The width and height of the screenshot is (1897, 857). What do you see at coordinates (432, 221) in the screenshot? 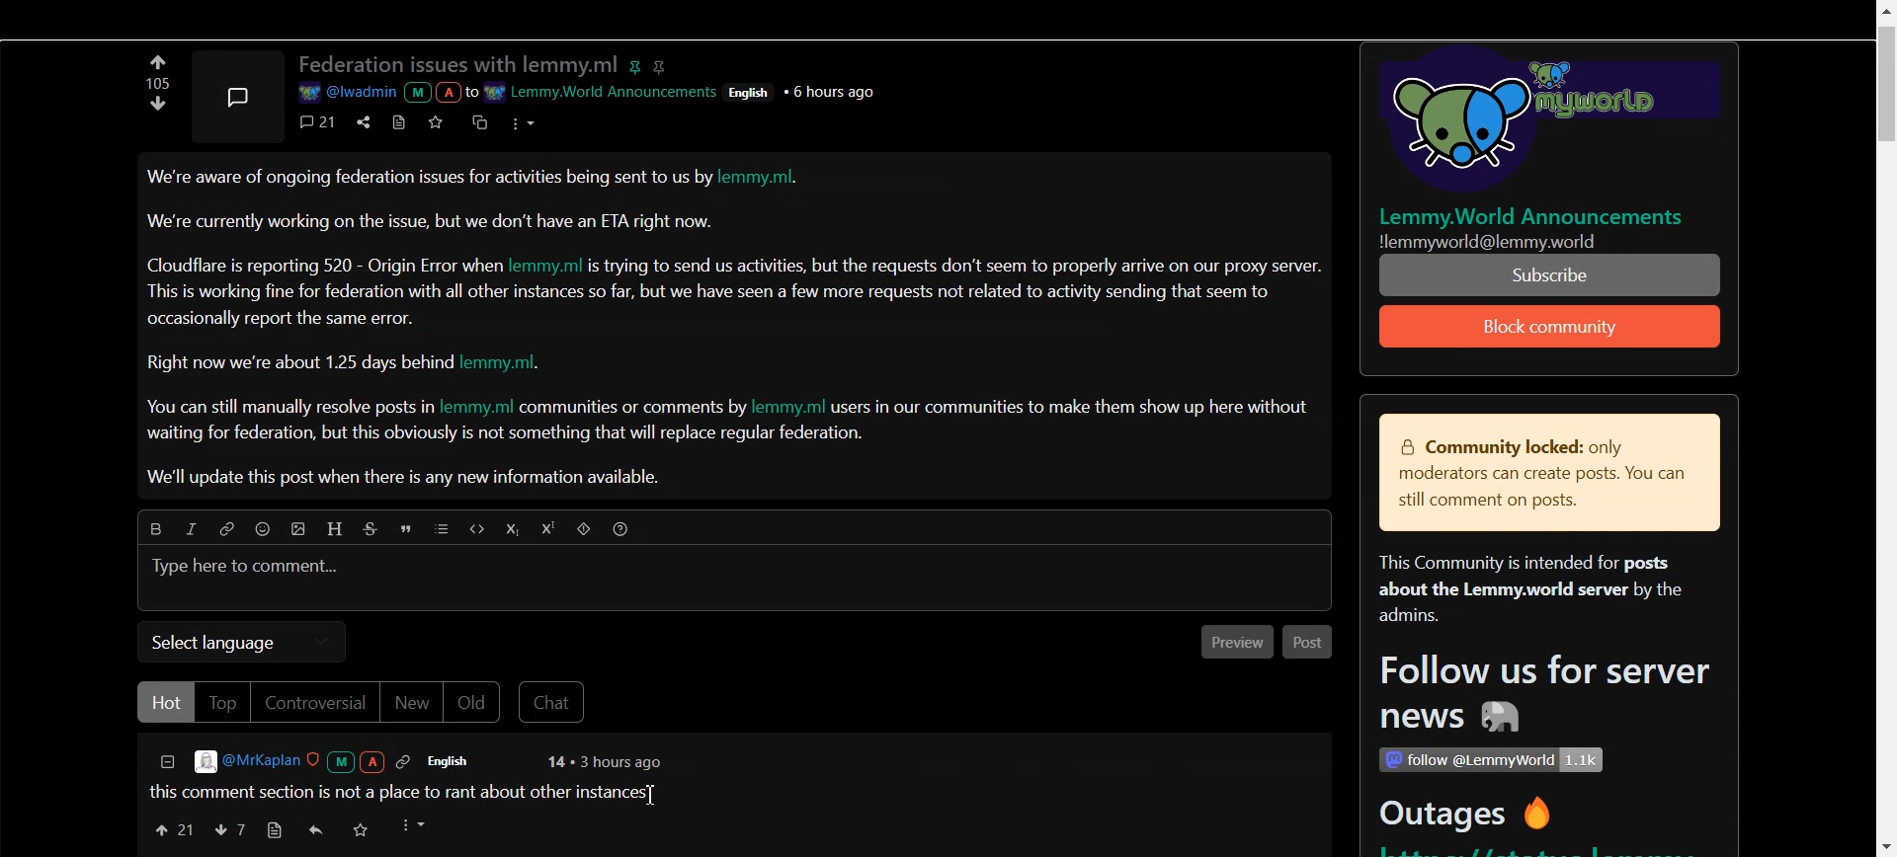
I see `We're currently working on the issue, but we don’t have an ETA right now.` at bounding box center [432, 221].